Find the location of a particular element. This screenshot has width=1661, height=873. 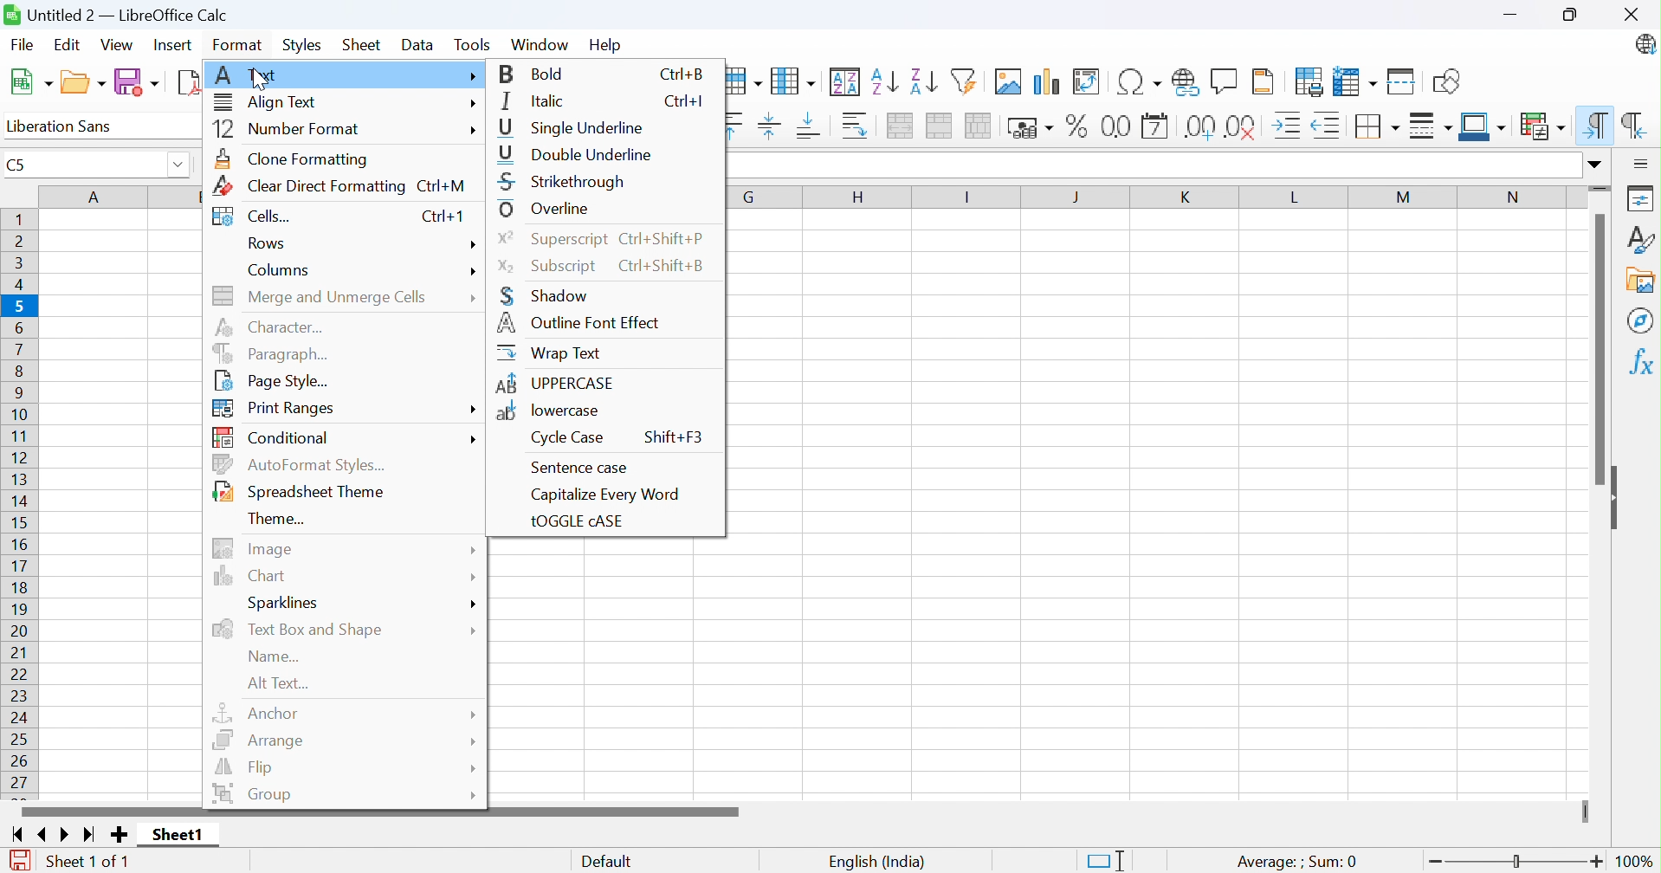

Export as PDF is located at coordinates (189, 83).